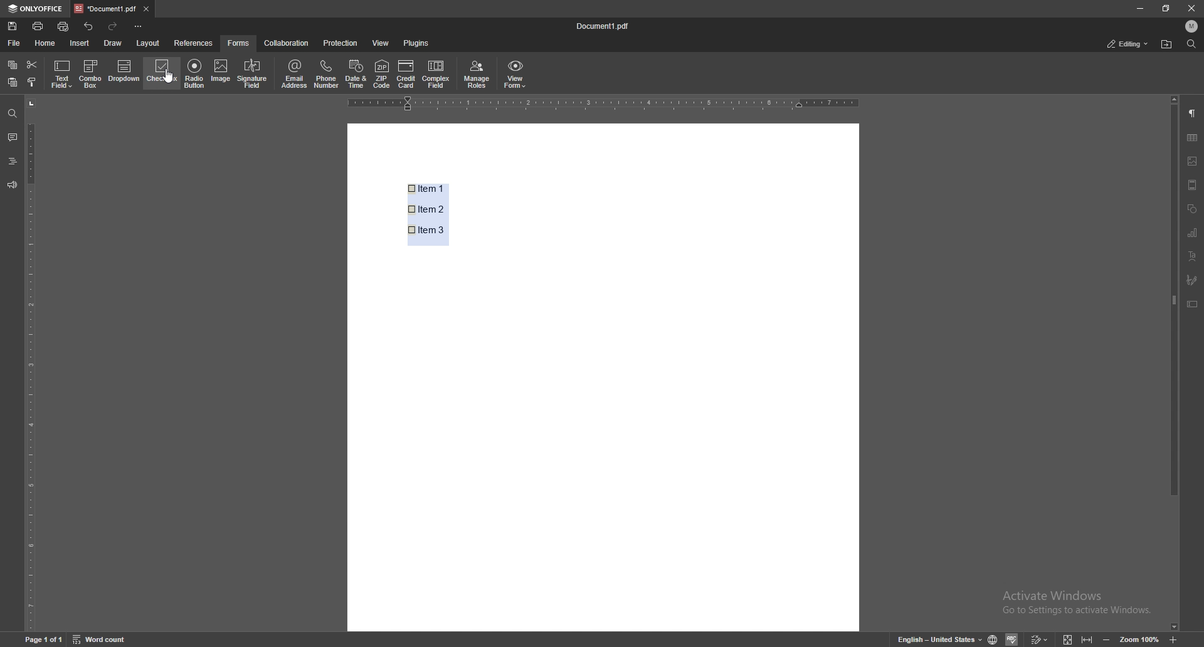  I want to click on zip code, so click(383, 75).